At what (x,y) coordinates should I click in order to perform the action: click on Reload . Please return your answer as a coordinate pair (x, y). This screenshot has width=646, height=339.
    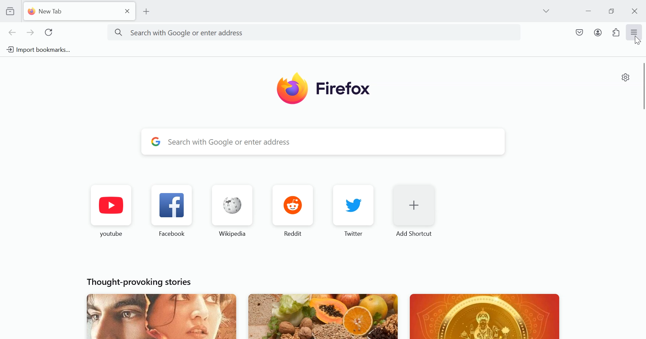
    Looking at the image, I should click on (50, 33).